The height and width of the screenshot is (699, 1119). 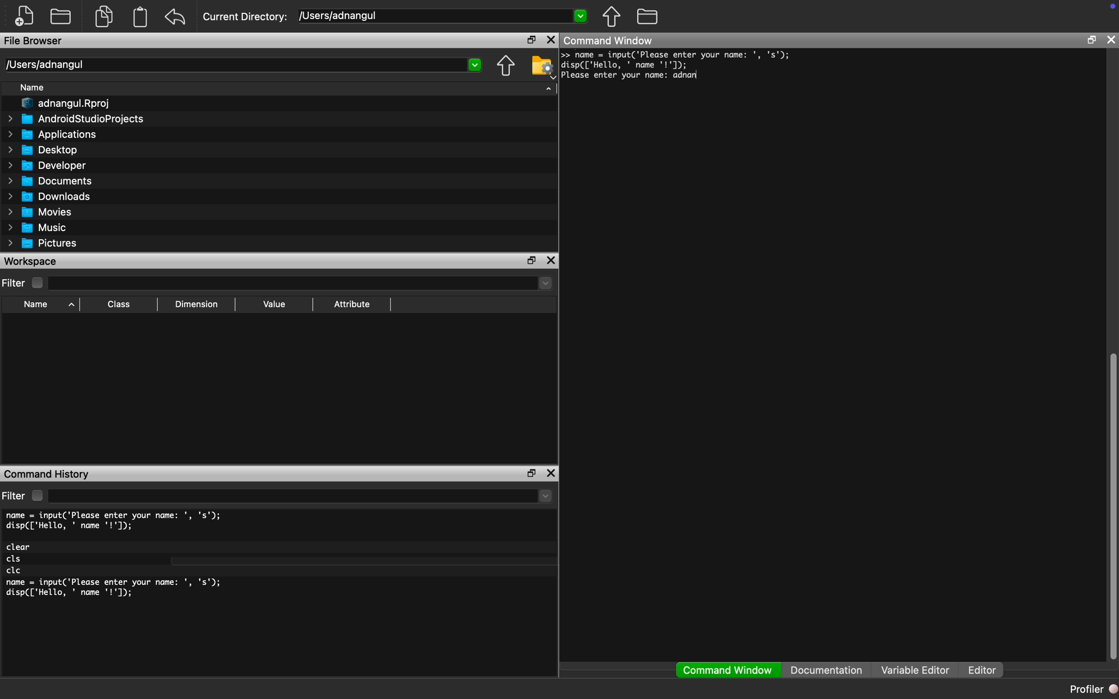 What do you see at coordinates (612, 17) in the screenshot?
I see `previous file` at bounding box center [612, 17].